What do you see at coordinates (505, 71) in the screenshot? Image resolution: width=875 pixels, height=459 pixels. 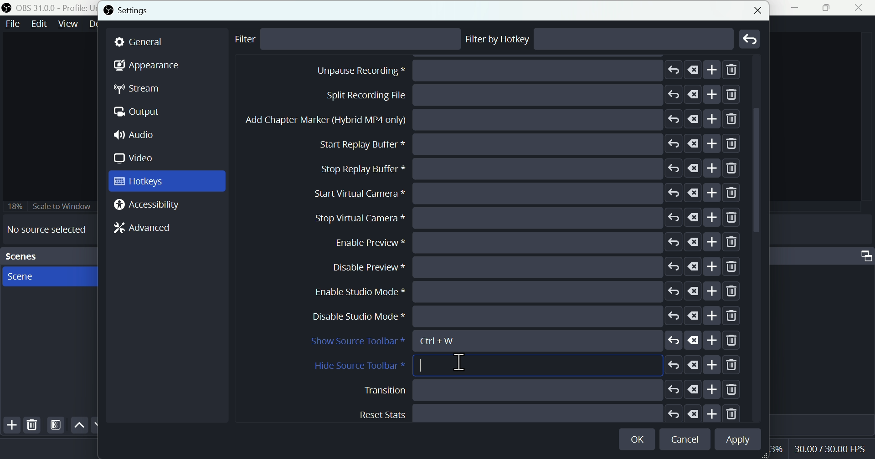 I see `Stop streaming` at bounding box center [505, 71].